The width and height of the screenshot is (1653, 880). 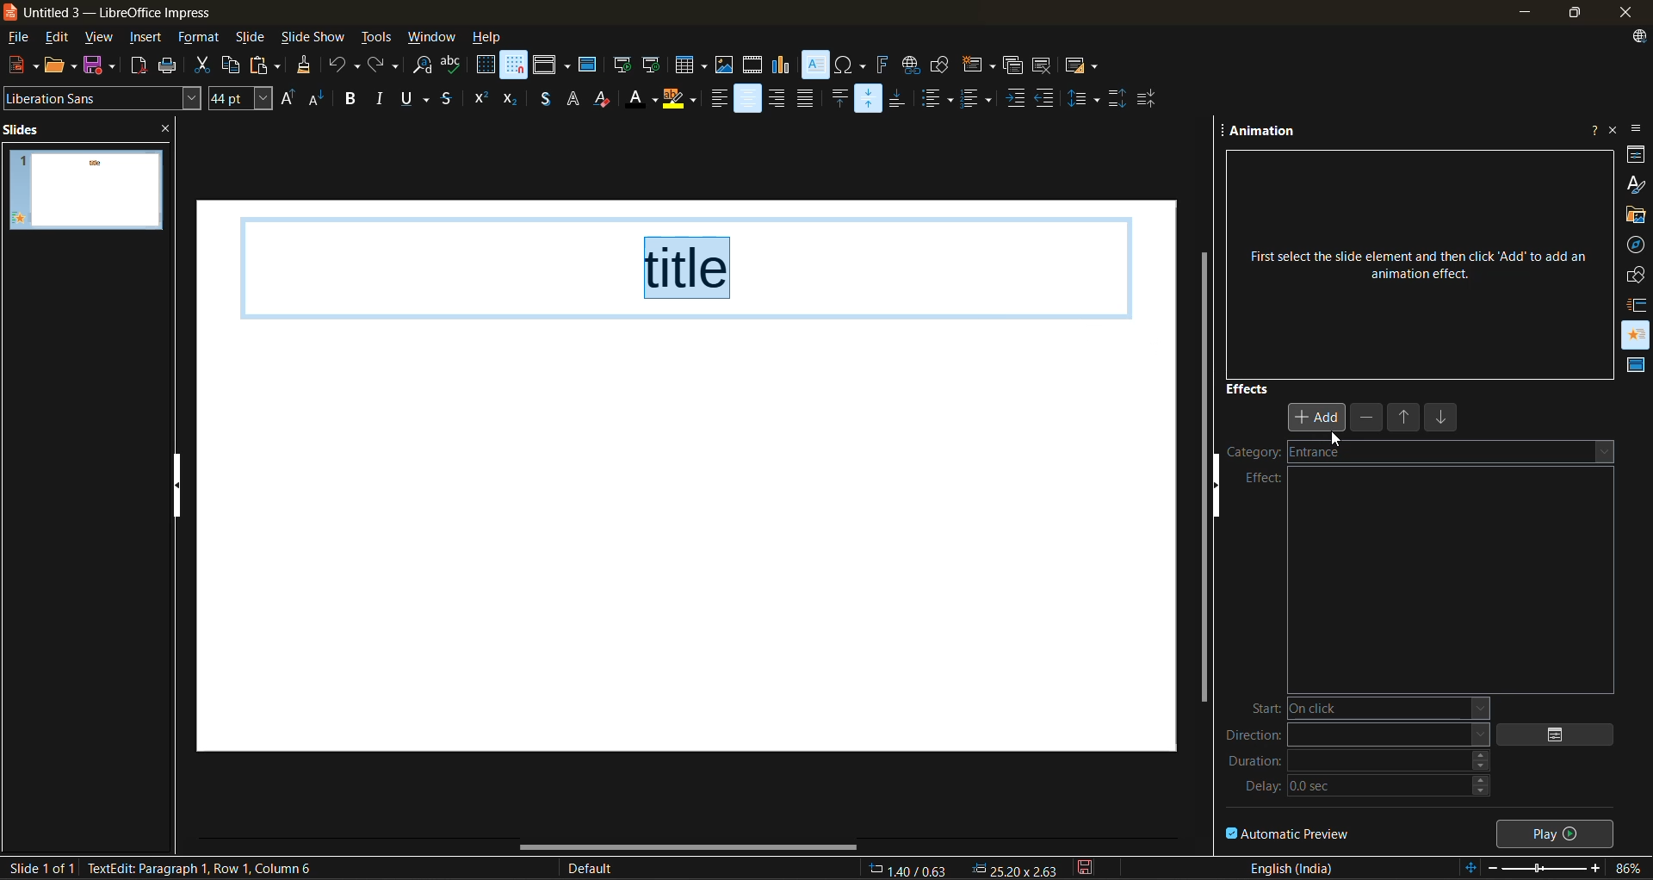 I want to click on start from first slide, so click(x=622, y=66).